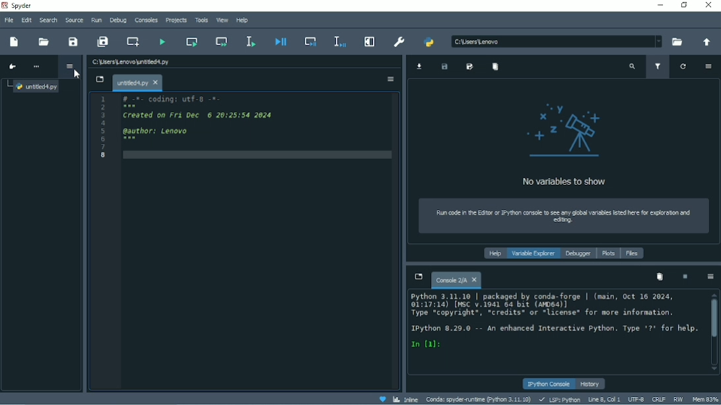 This screenshot has height=405, width=721. Describe the element at coordinates (73, 42) in the screenshot. I see `Save file` at that location.